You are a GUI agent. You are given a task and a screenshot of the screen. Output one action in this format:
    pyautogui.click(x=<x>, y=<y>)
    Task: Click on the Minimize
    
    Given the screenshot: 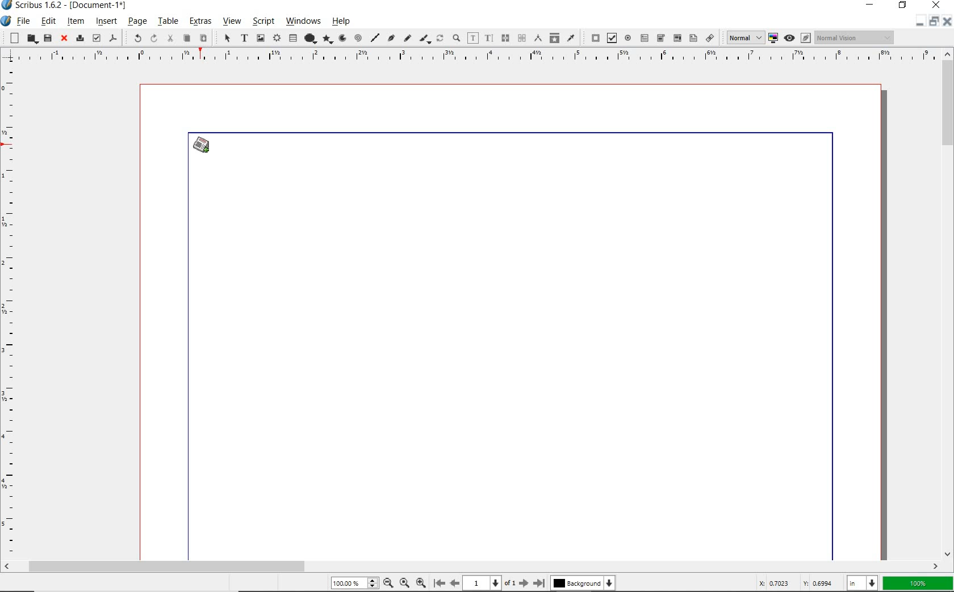 What is the action you would take?
    pyautogui.click(x=934, y=21)
    